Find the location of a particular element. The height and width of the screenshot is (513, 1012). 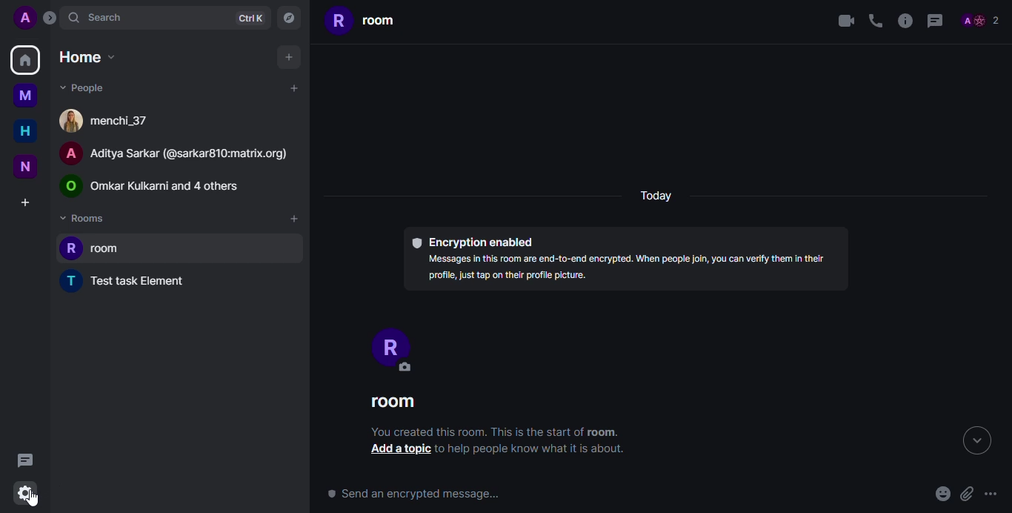

home dropdown is located at coordinates (87, 56).